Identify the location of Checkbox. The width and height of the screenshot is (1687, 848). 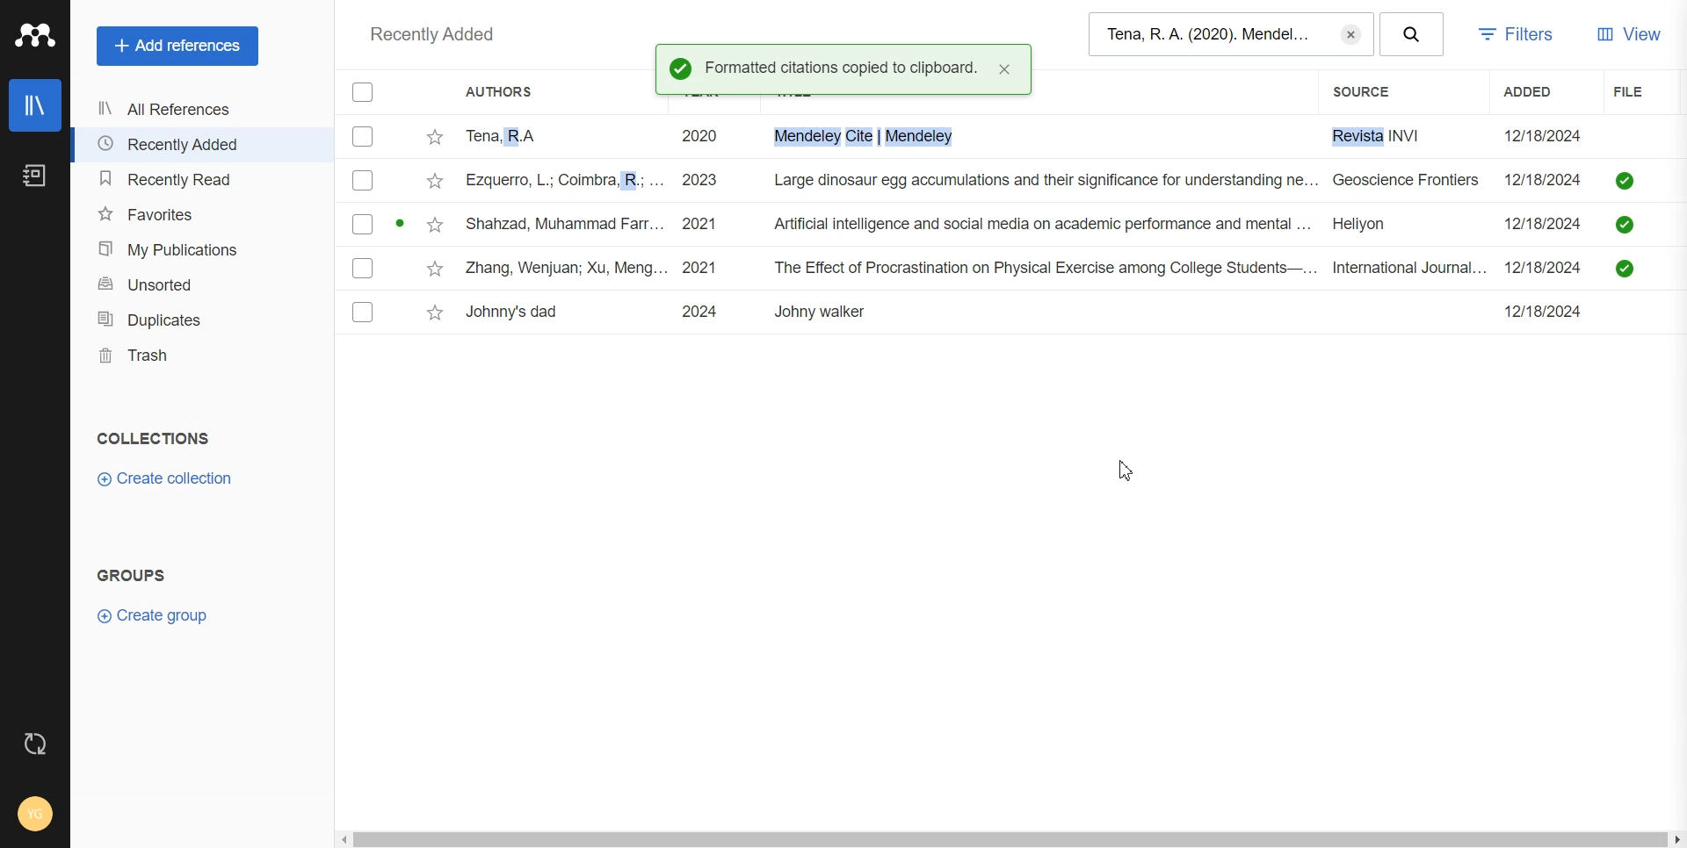
(362, 268).